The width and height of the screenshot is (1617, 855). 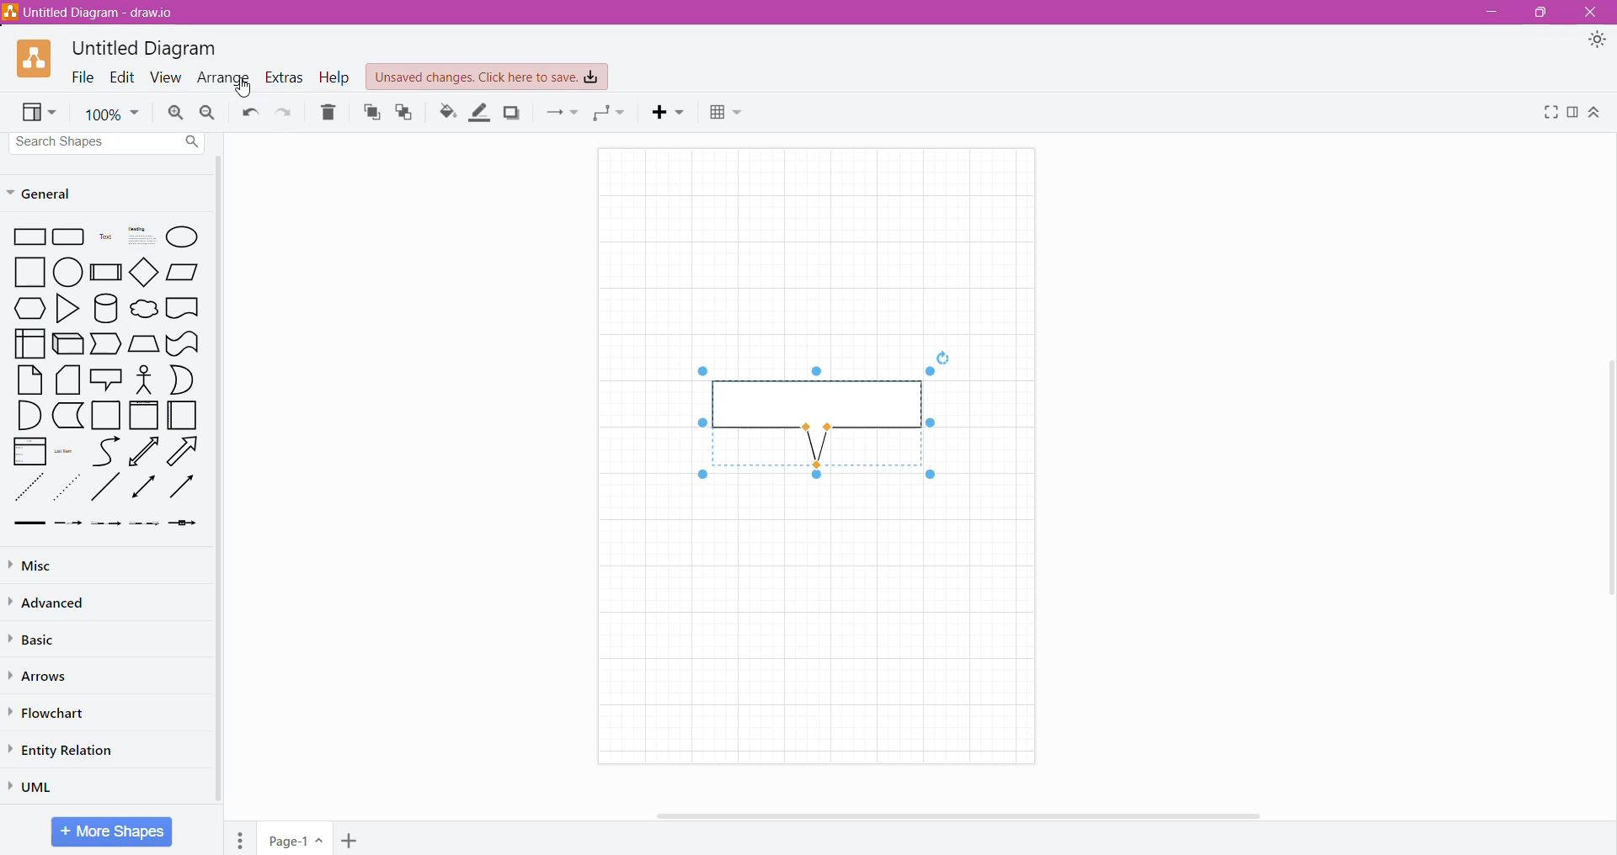 What do you see at coordinates (83, 77) in the screenshot?
I see `File` at bounding box center [83, 77].